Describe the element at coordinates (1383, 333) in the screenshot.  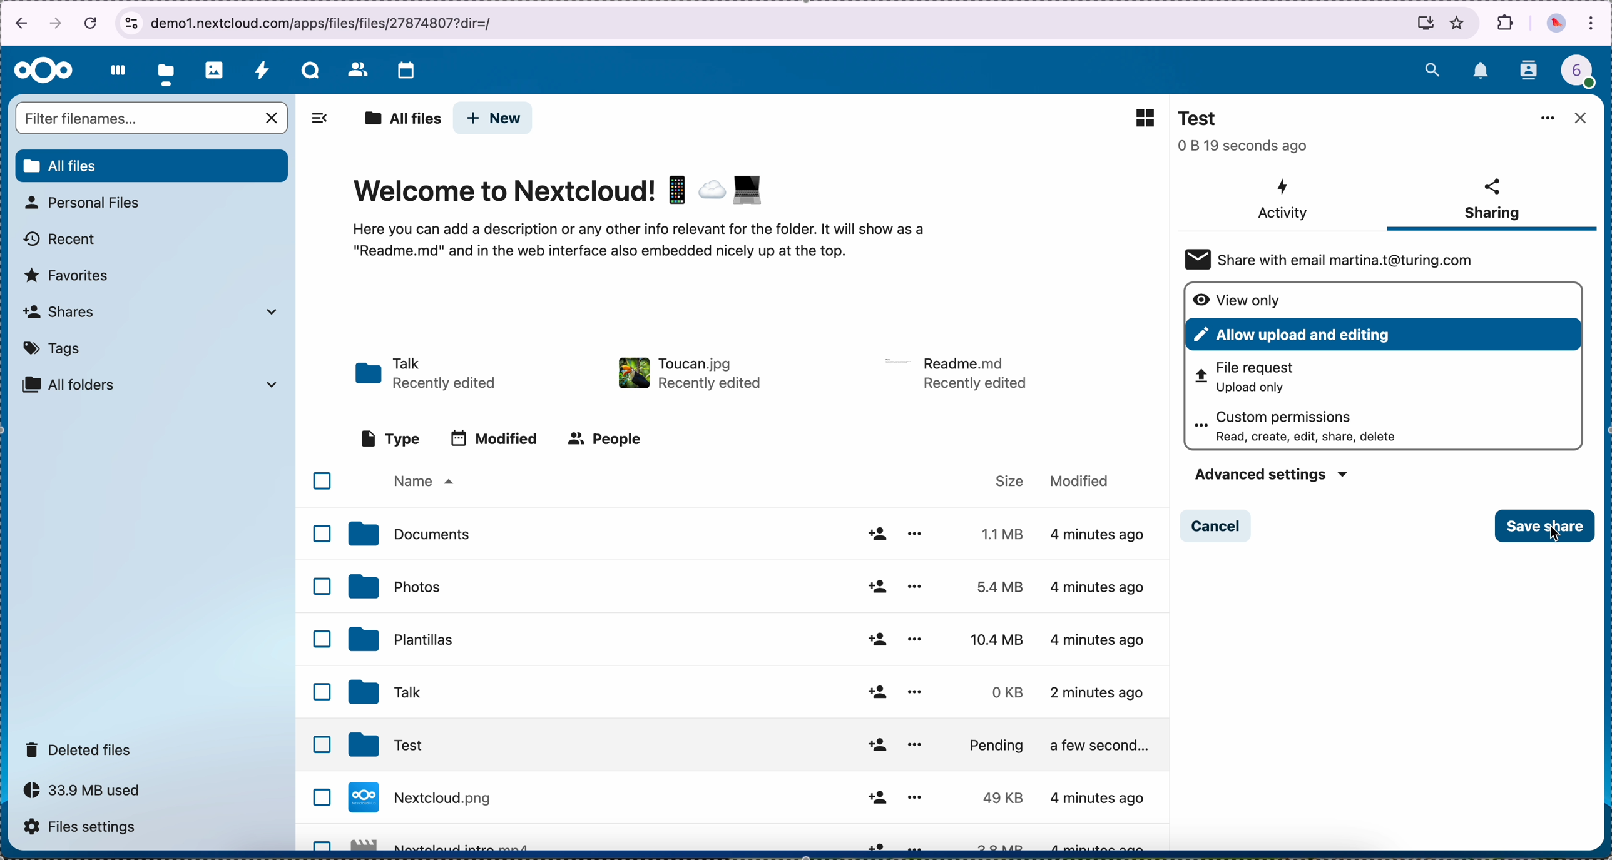
I see `allow upload and editing` at that location.